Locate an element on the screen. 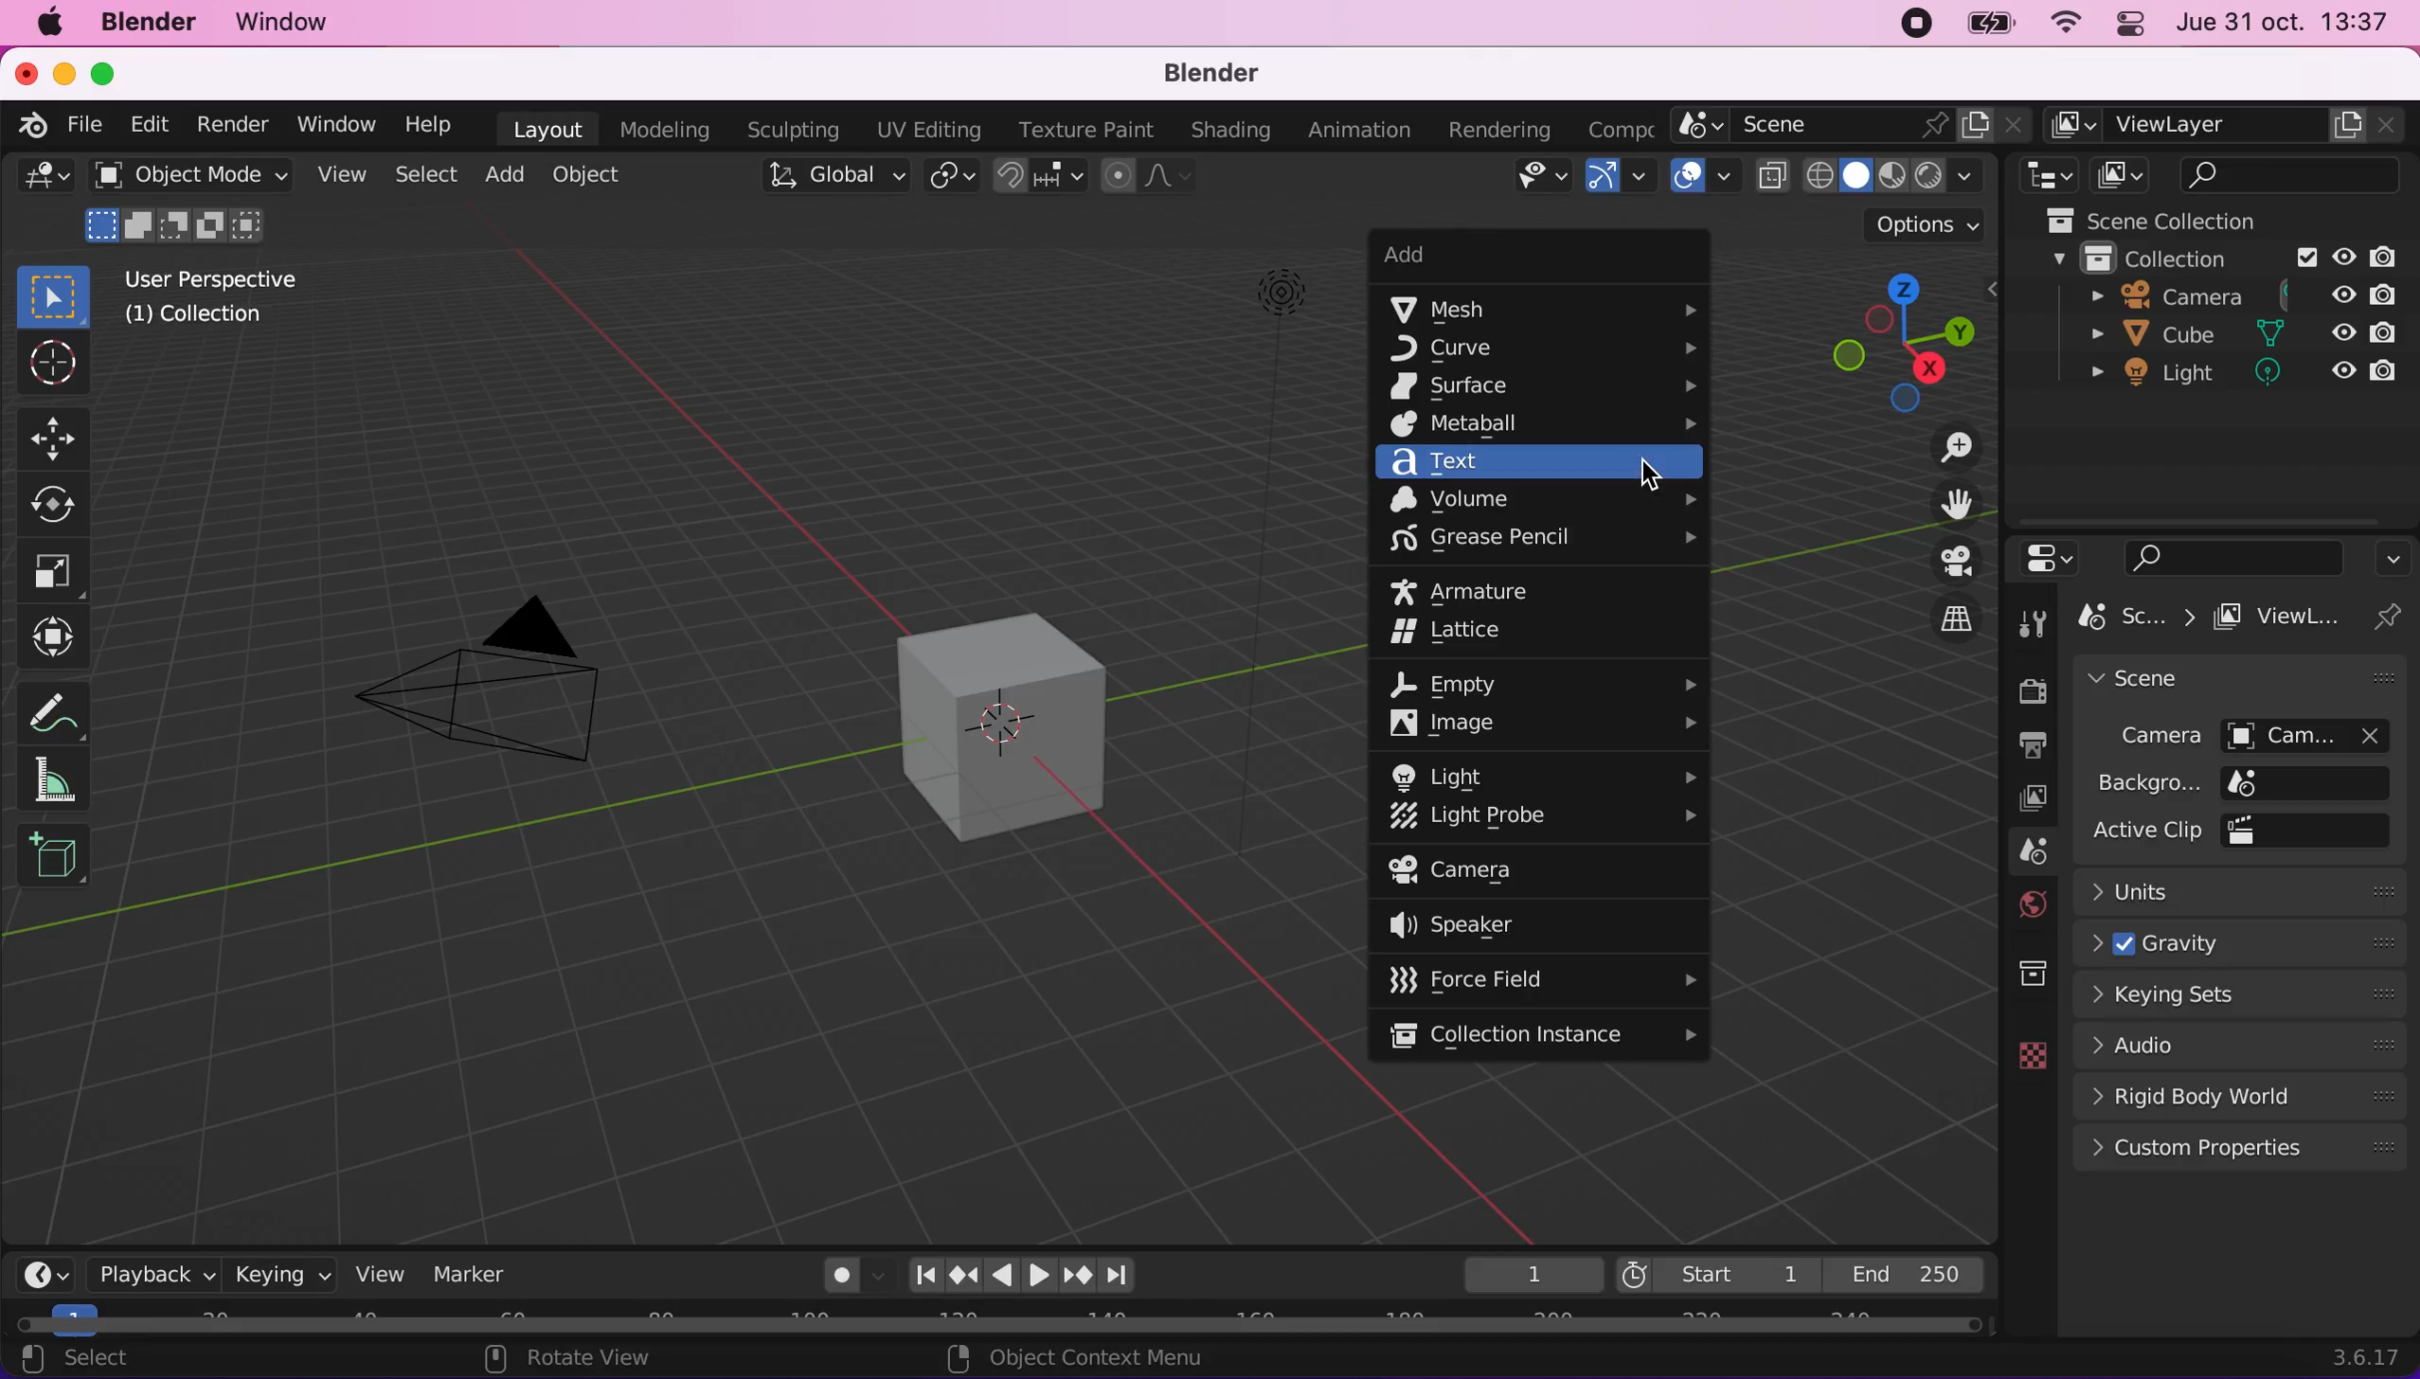 This screenshot has width=2420, height=1379. display the view is located at coordinates (1944, 562).